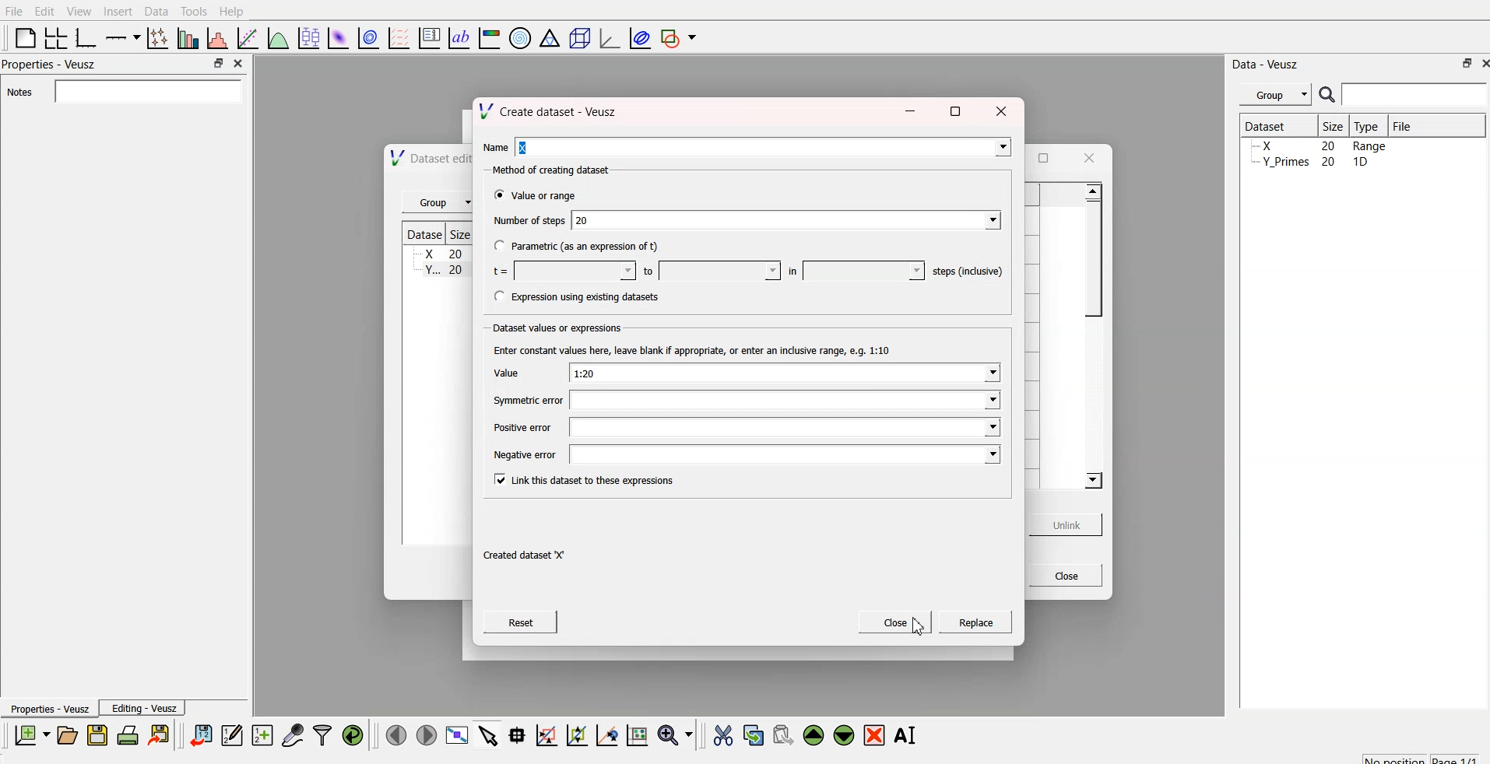  Describe the element at coordinates (1481, 65) in the screenshot. I see `close` at that location.